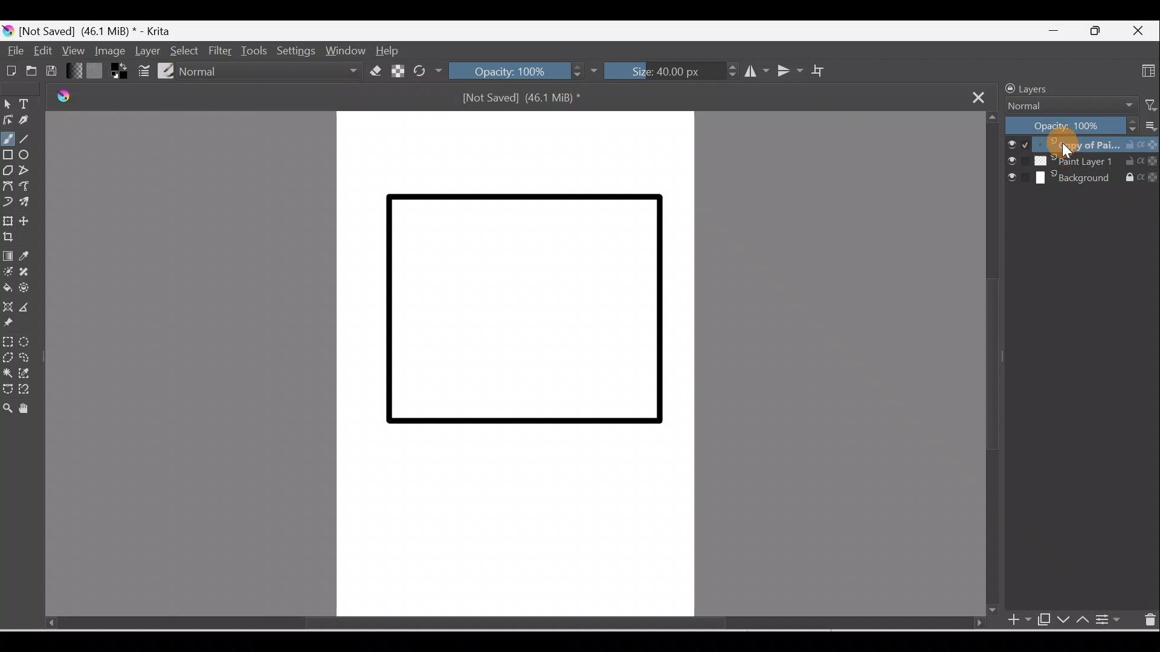 Image resolution: width=1160 pixels, height=652 pixels. Describe the element at coordinates (1147, 72) in the screenshot. I see `Choose workspace` at that location.